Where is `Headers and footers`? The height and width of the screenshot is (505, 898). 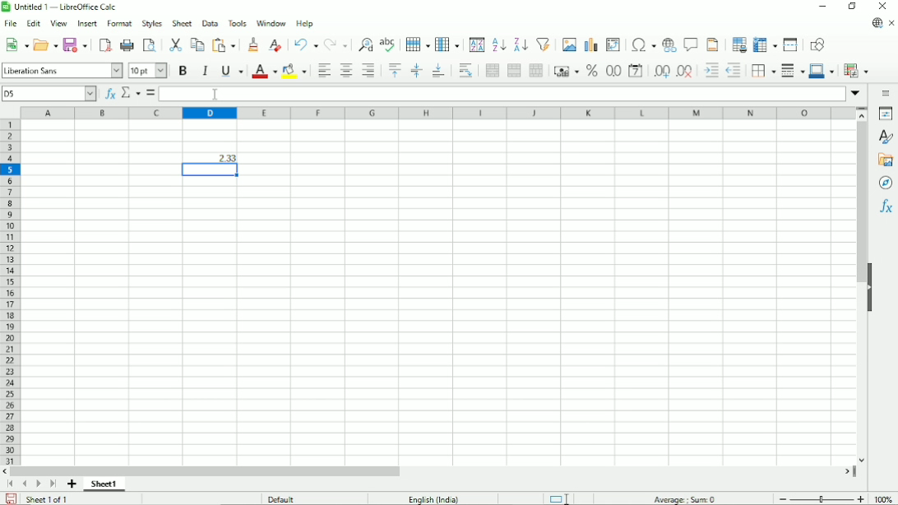 Headers and footers is located at coordinates (713, 44).